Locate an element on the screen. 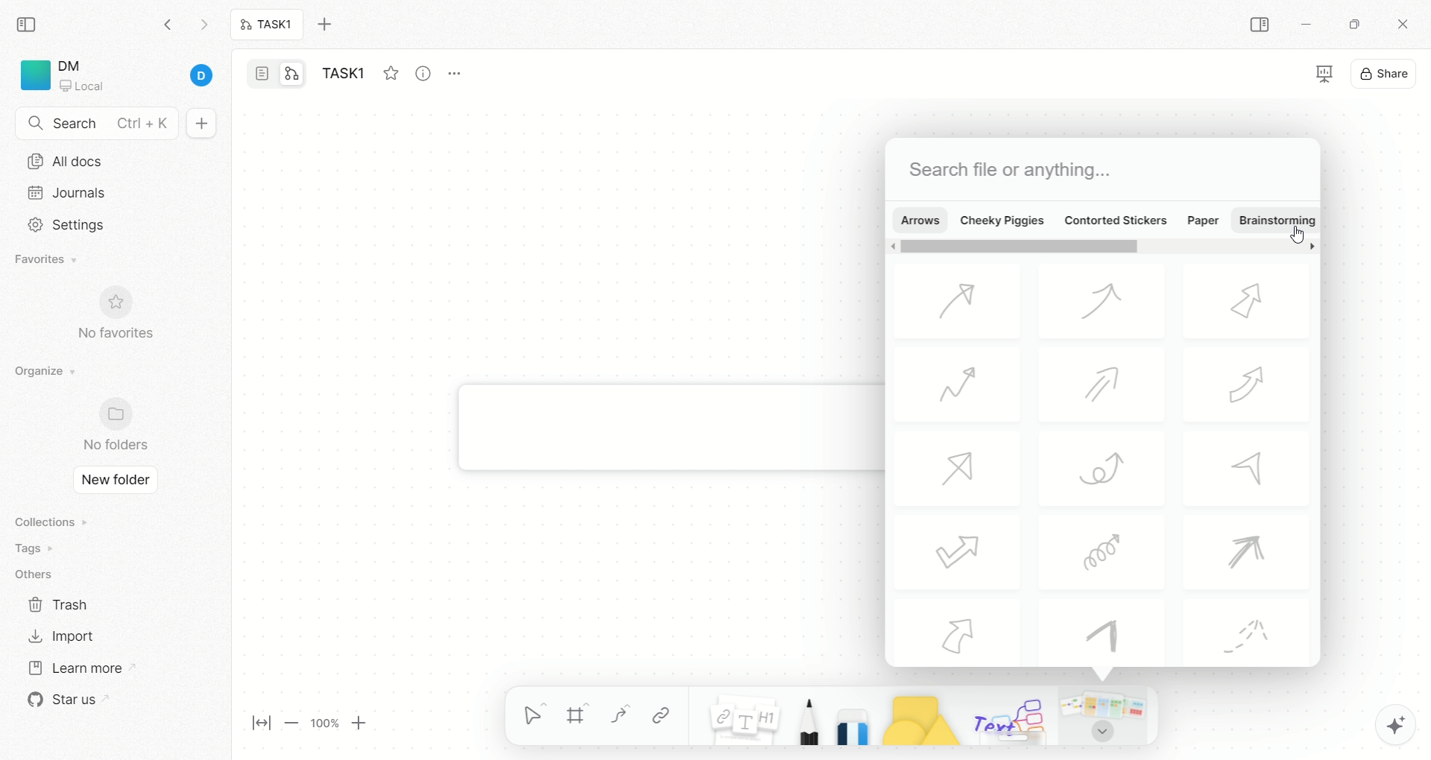 The height and width of the screenshot is (760, 1431). new tab is located at coordinates (333, 25).